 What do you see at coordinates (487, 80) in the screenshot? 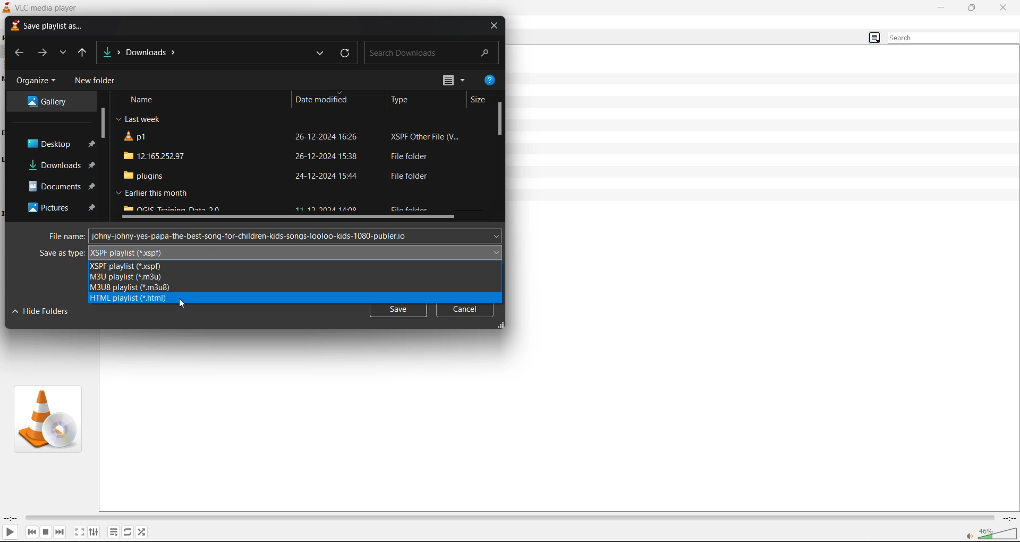
I see `help` at bounding box center [487, 80].